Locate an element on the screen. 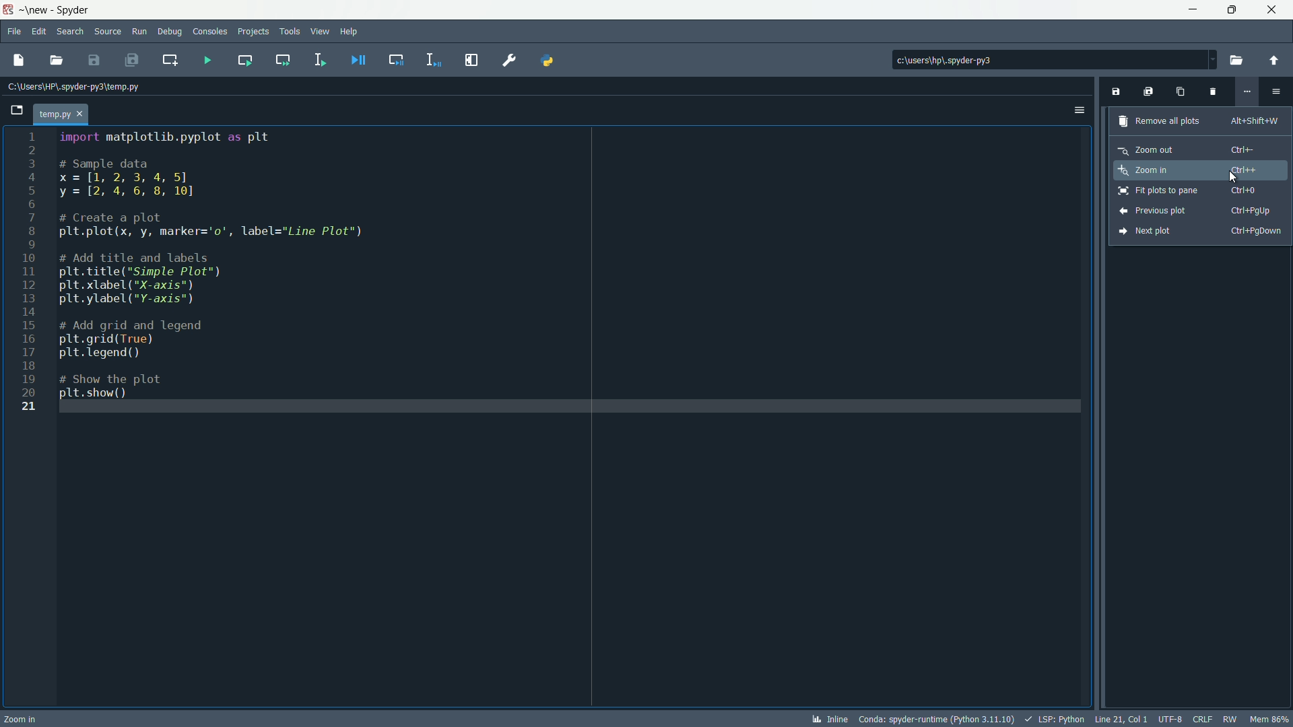  maximize  is located at coordinates (1228, 9).